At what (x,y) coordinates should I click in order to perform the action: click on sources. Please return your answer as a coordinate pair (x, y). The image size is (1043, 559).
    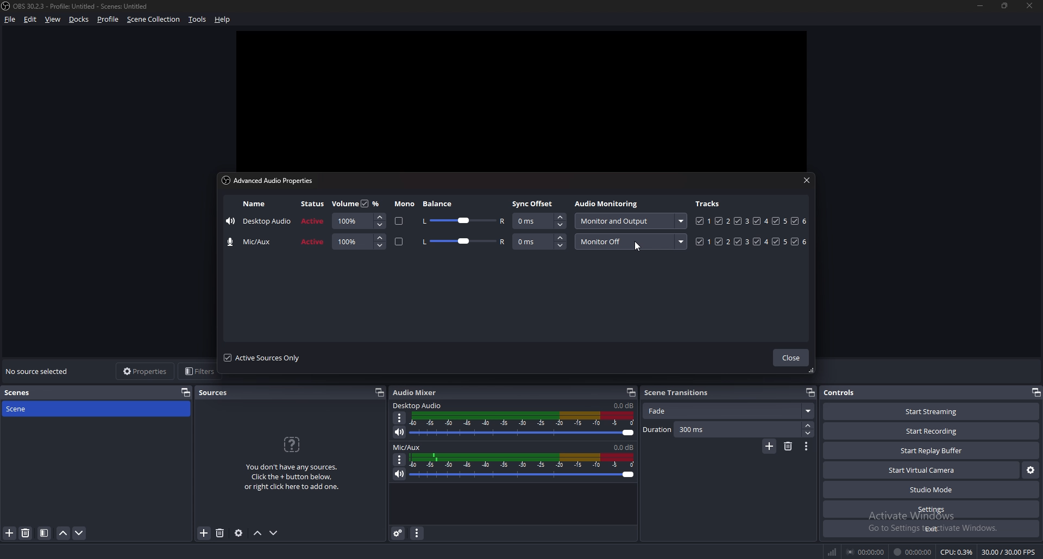
    Looking at the image, I should click on (215, 392).